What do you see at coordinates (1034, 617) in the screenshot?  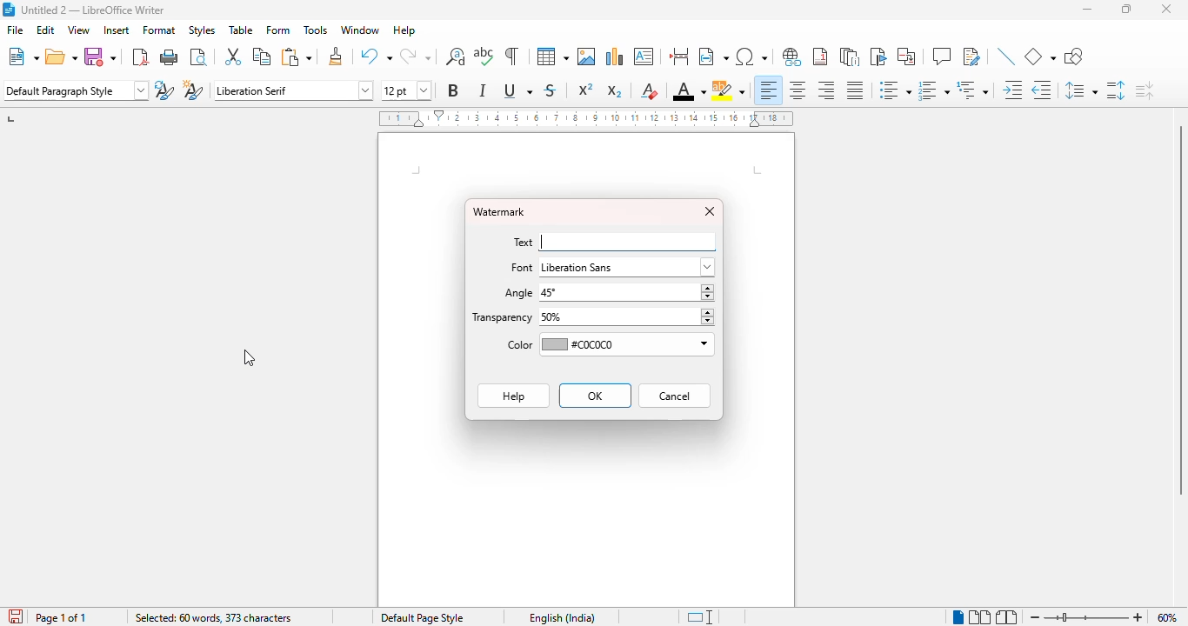 I see `zoom out` at bounding box center [1034, 617].